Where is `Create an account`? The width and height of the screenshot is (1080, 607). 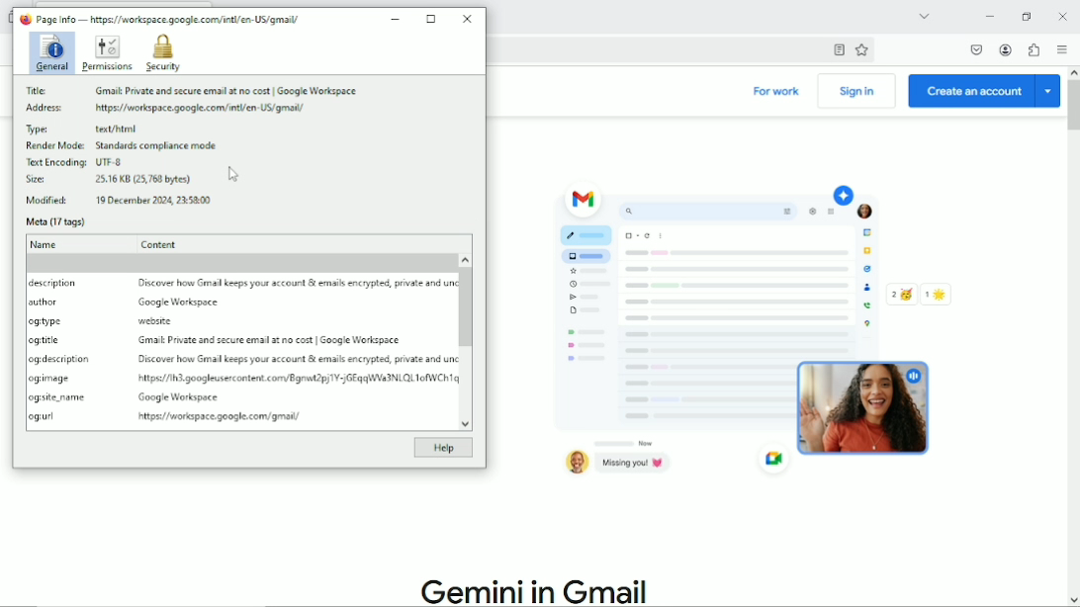
Create an account is located at coordinates (985, 90).